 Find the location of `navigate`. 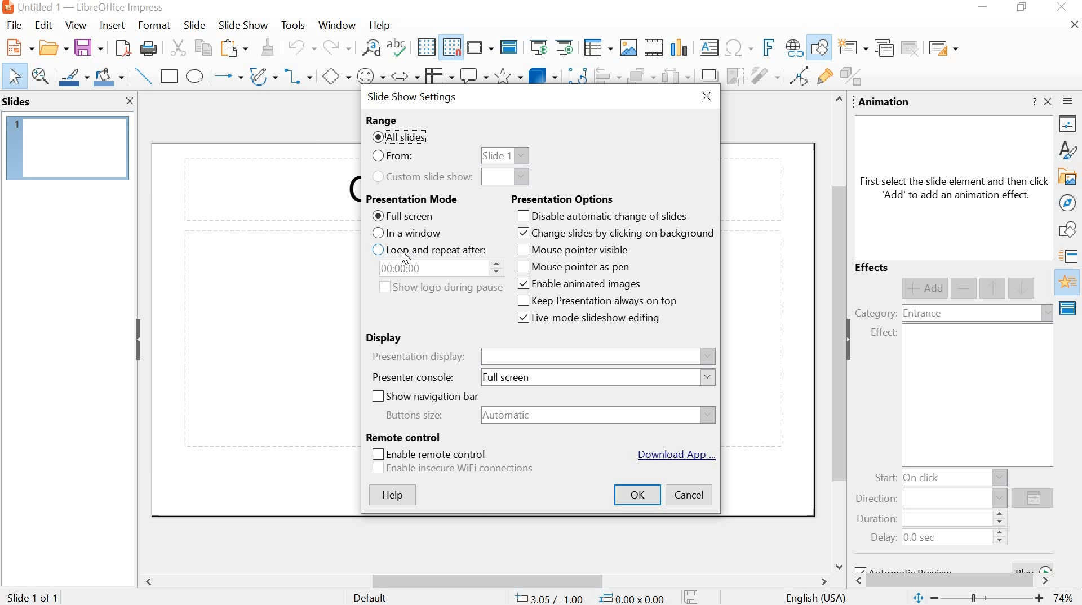

navigate is located at coordinates (1068, 203).